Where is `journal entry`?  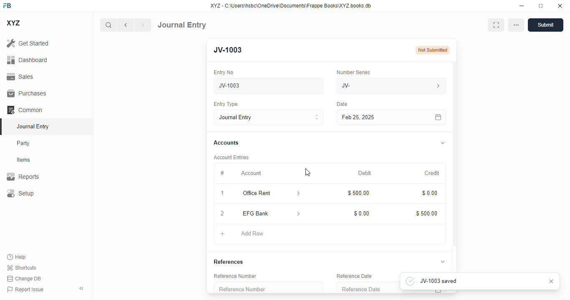
journal entry is located at coordinates (32, 126).